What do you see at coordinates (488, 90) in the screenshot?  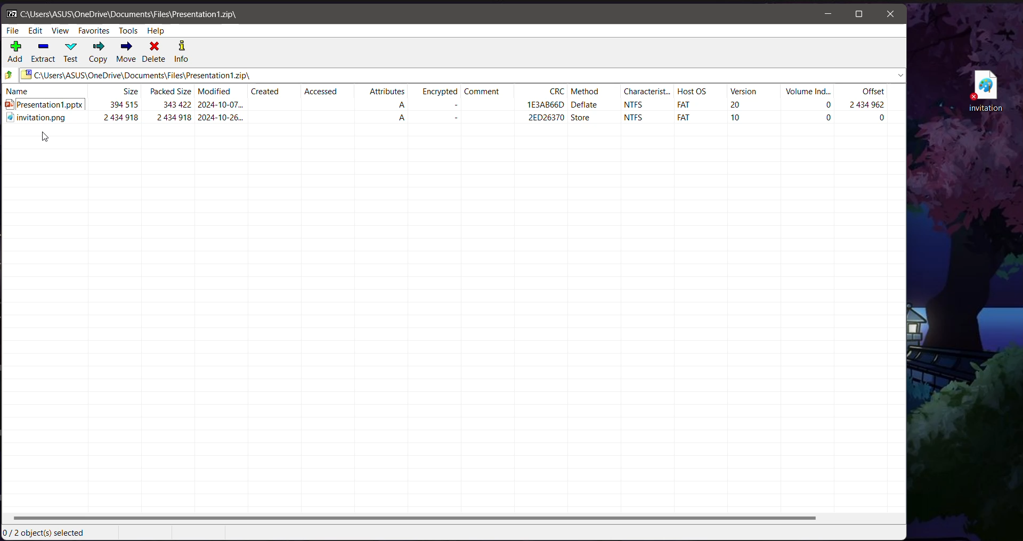 I see `Comment` at bounding box center [488, 90].